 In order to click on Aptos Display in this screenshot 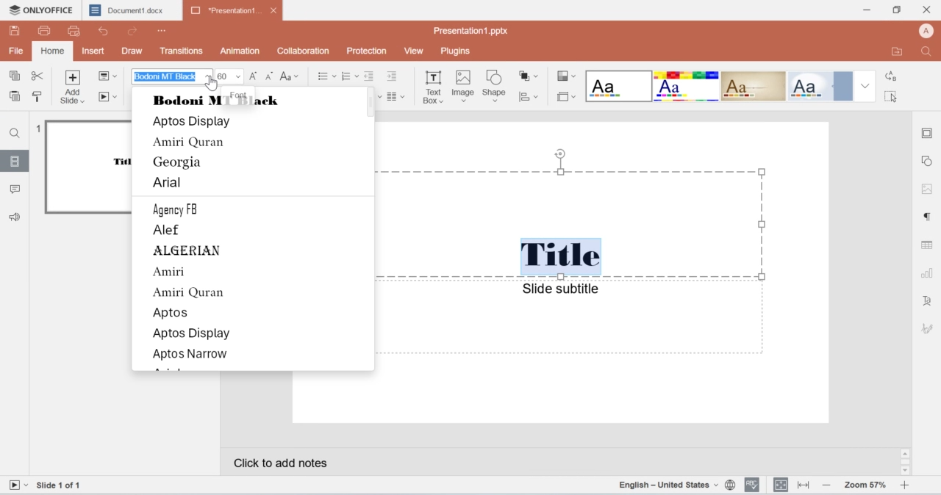, I will do `click(192, 335)`.